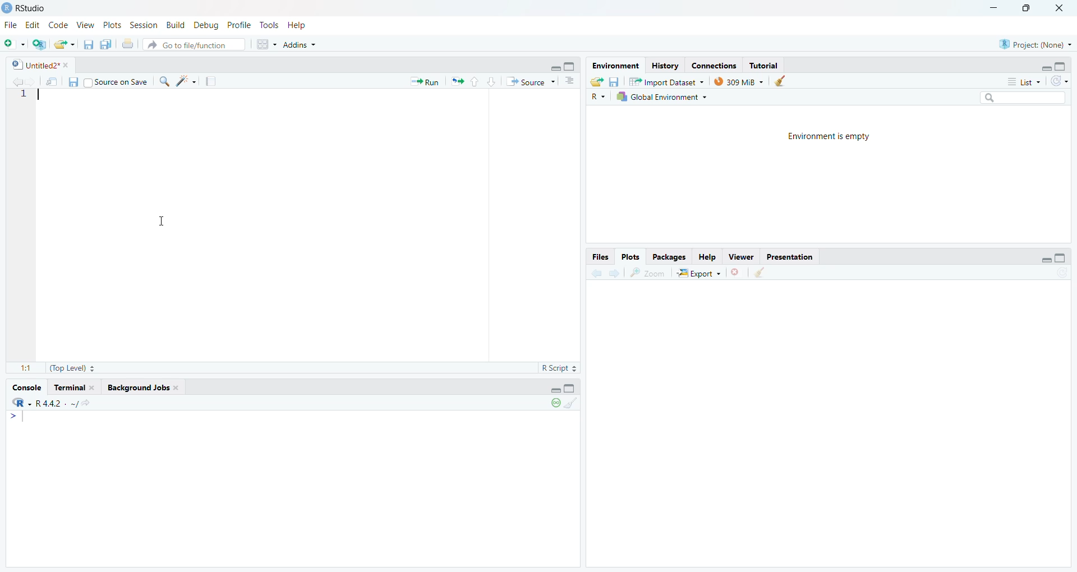 Image resolution: width=1077 pixels, height=572 pixels. I want to click on minimise, so click(550, 390).